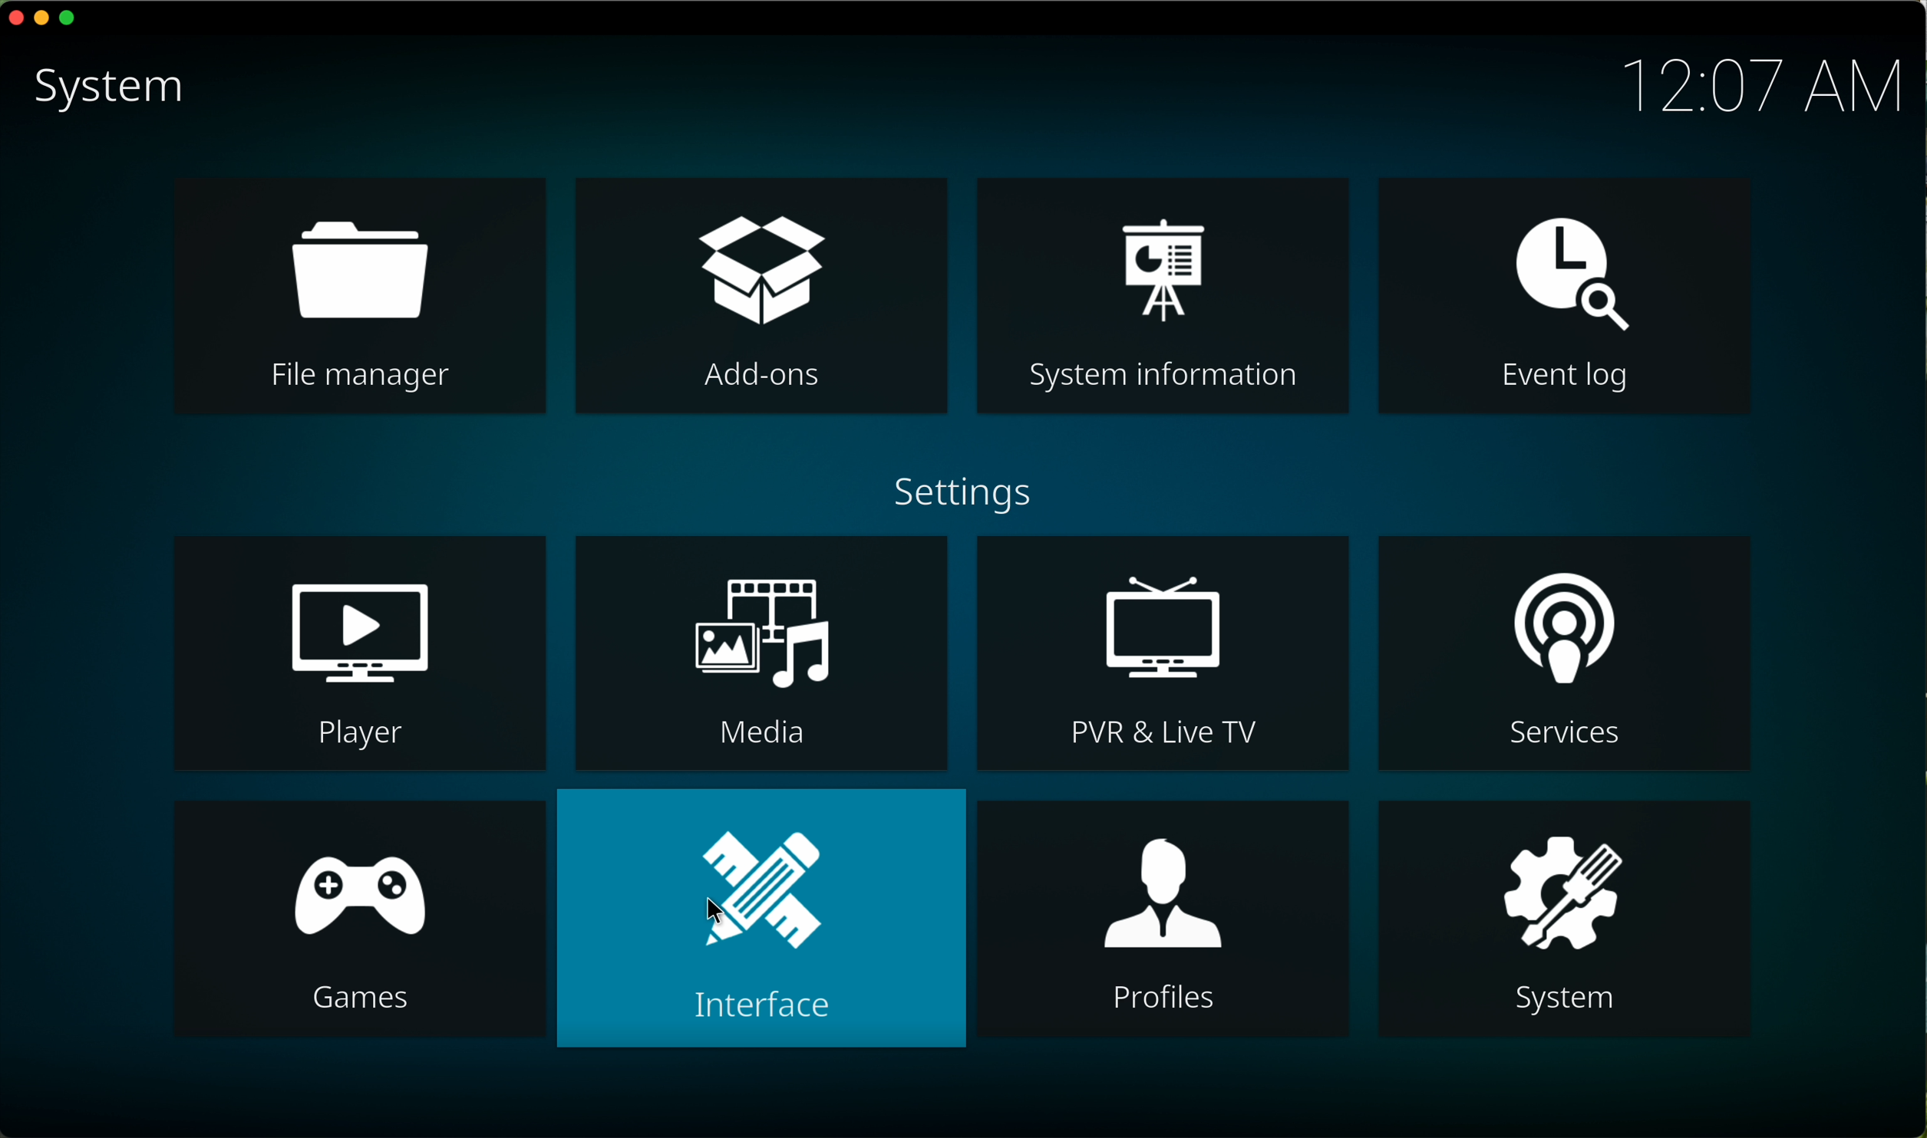  What do you see at coordinates (1160, 295) in the screenshot?
I see `system information` at bounding box center [1160, 295].